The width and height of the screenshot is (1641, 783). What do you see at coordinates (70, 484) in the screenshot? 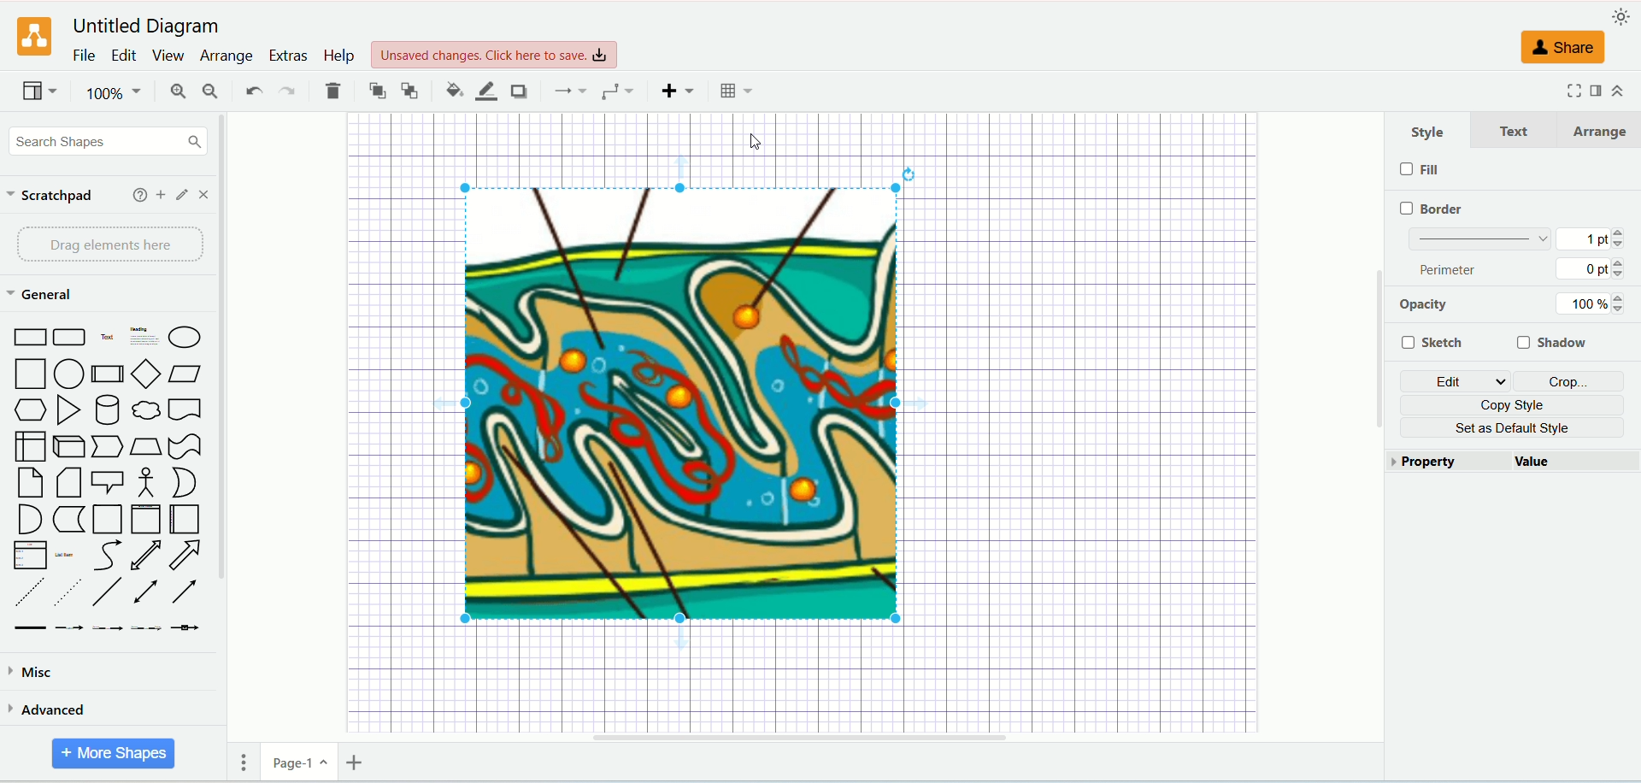
I see `Note` at bounding box center [70, 484].